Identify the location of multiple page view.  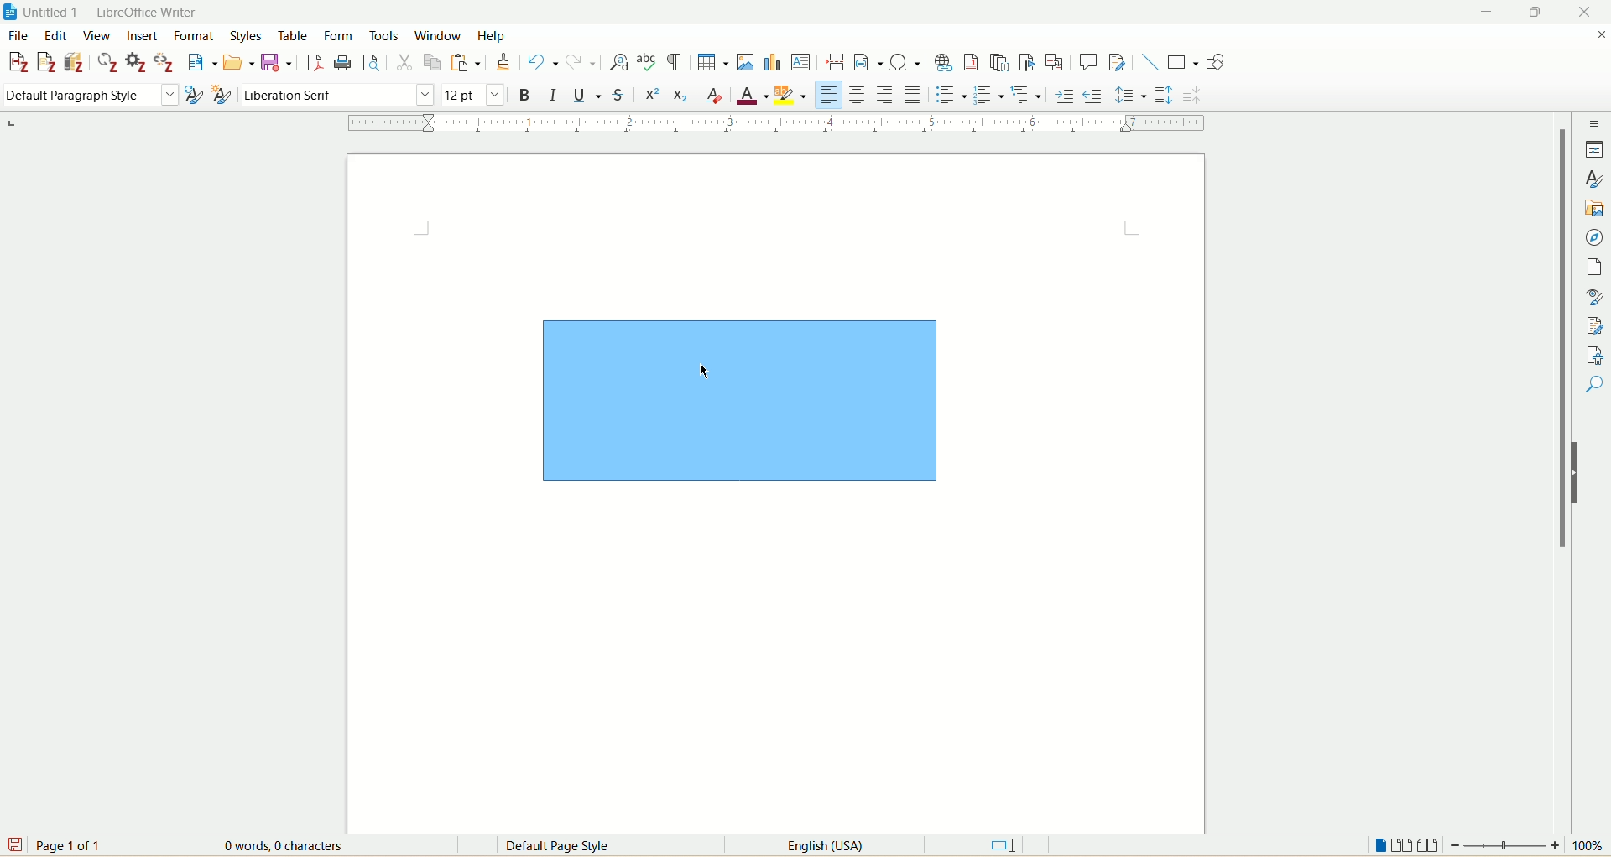
(1404, 847).